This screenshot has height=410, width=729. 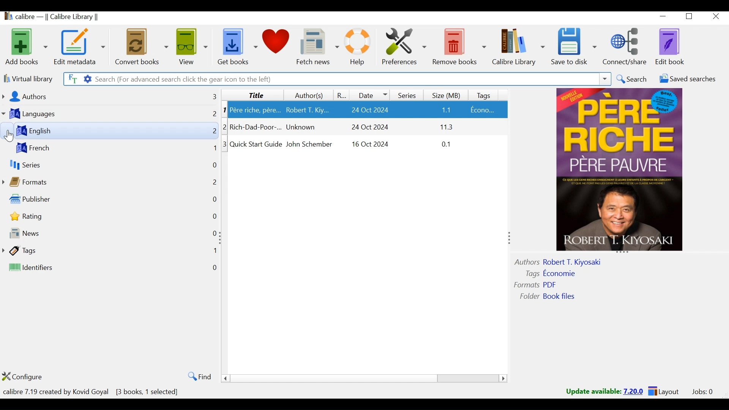 What do you see at coordinates (574, 47) in the screenshot?
I see `Save to disk` at bounding box center [574, 47].